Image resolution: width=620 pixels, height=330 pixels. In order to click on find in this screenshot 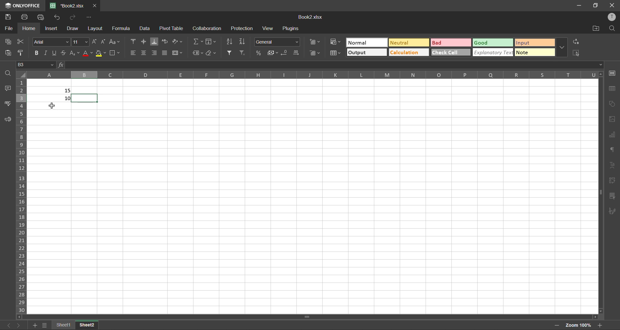, I will do `click(612, 28)`.